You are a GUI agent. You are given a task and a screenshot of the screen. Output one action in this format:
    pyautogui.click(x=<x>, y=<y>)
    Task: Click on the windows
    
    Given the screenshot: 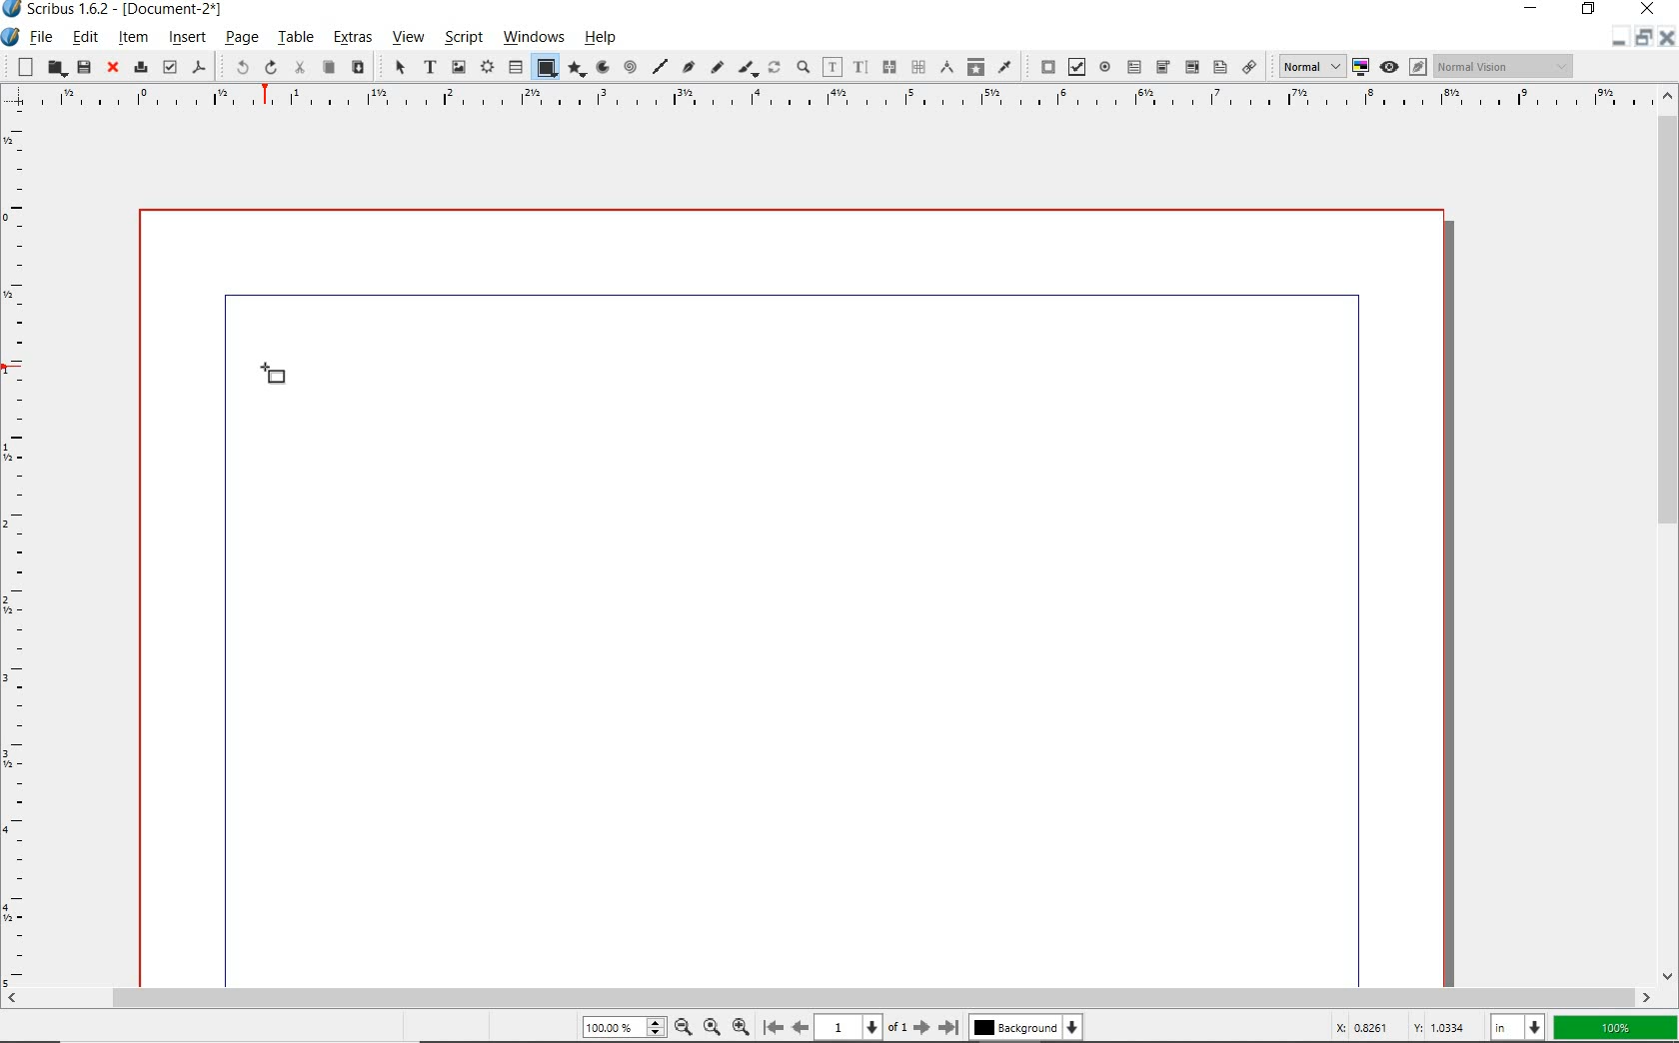 What is the action you would take?
    pyautogui.click(x=535, y=38)
    